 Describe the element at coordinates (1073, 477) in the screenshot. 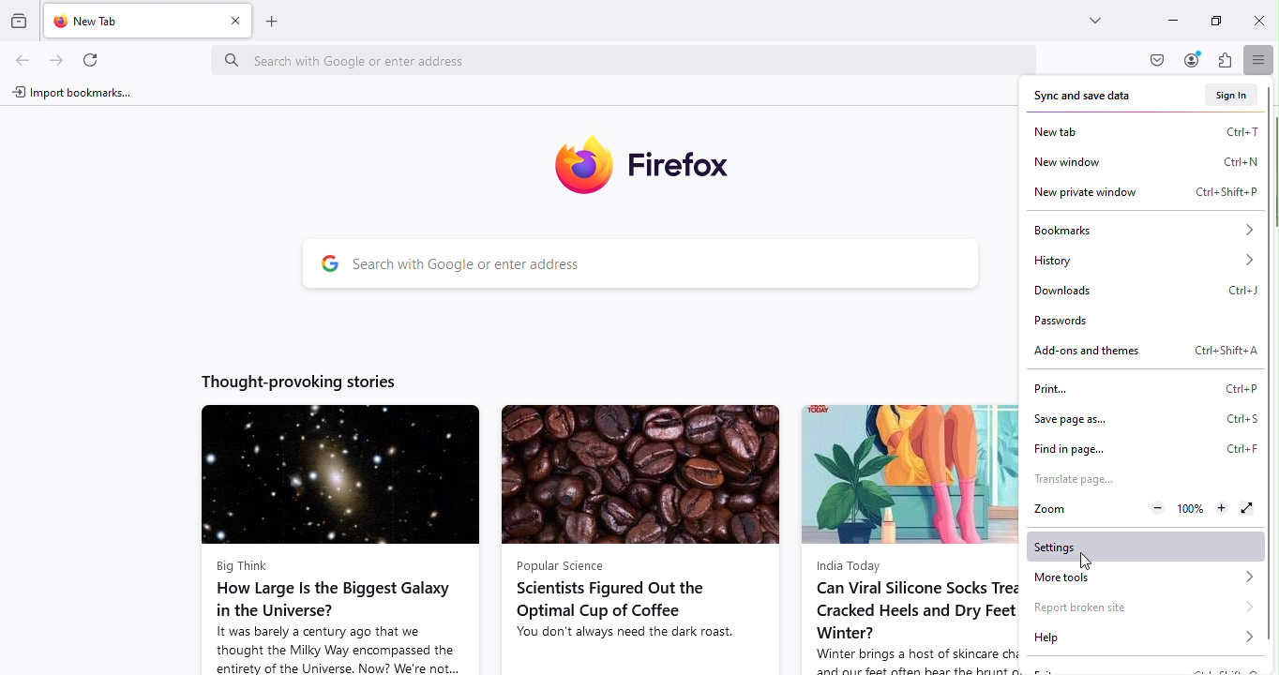

I see `Translate page` at that location.